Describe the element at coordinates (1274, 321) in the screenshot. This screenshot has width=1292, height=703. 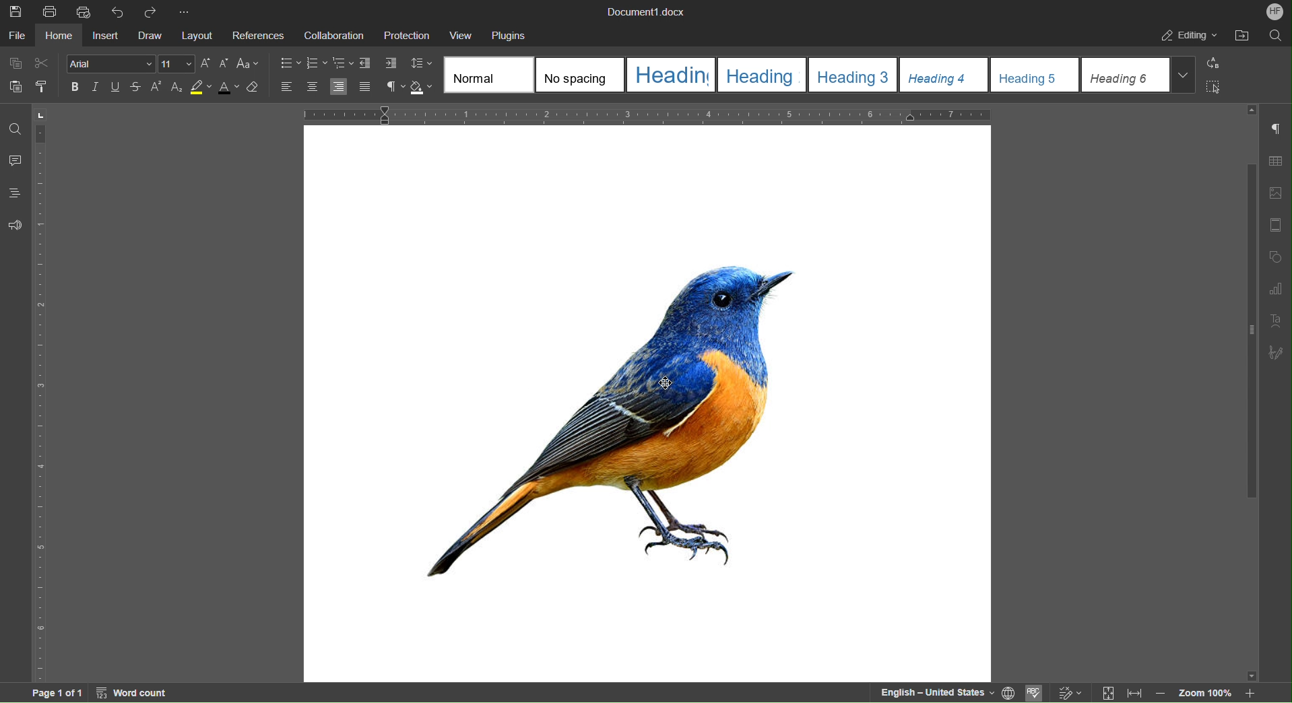
I see `Text Art` at that location.